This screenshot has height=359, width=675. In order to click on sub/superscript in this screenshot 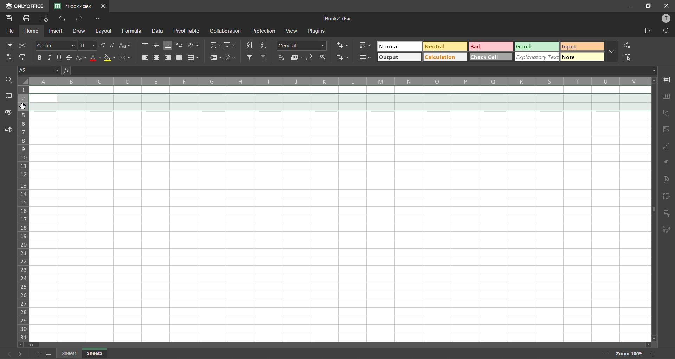, I will do `click(79, 57)`.